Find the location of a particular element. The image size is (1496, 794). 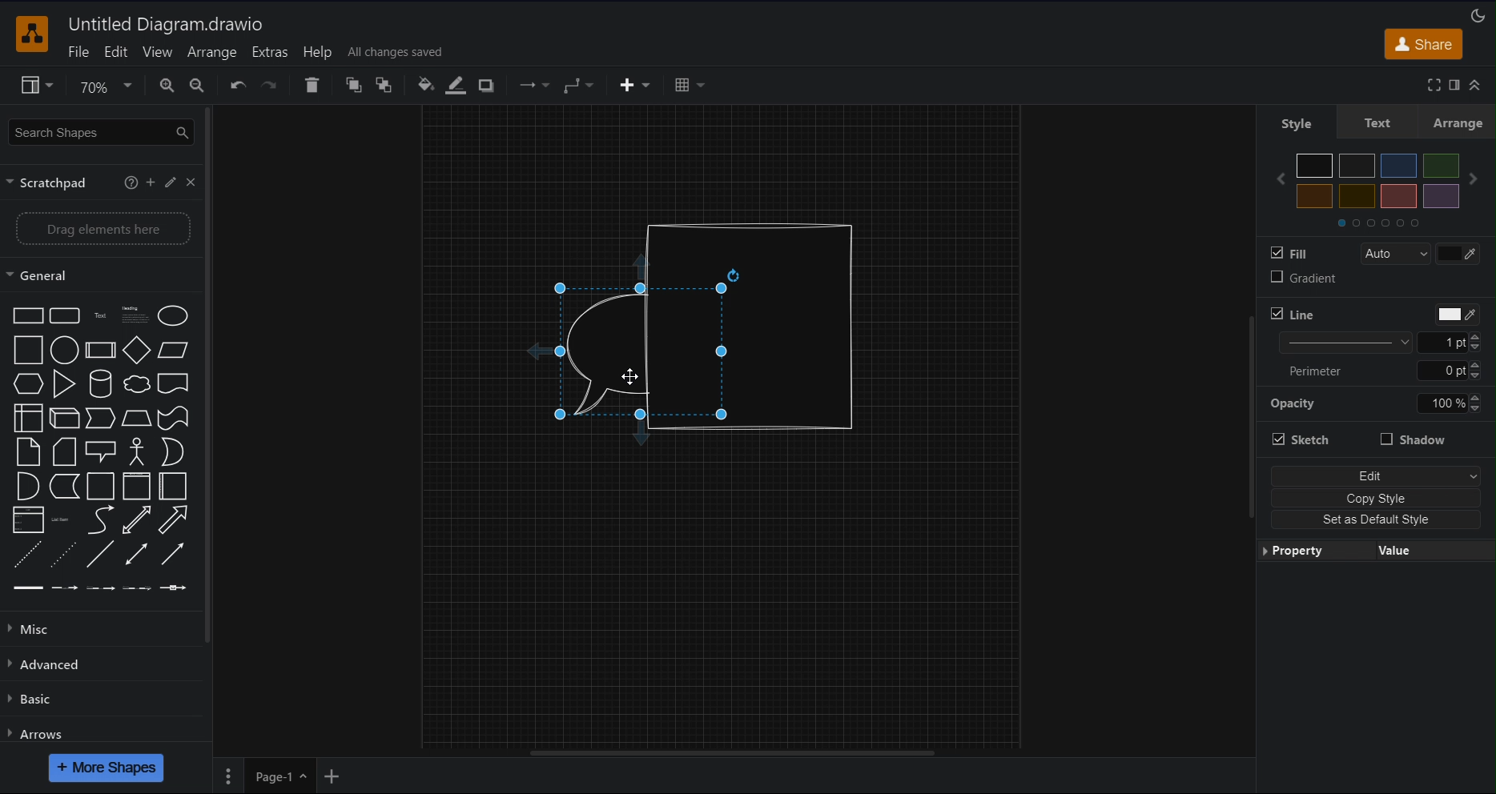

Trapezoid is located at coordinates (136, 419).